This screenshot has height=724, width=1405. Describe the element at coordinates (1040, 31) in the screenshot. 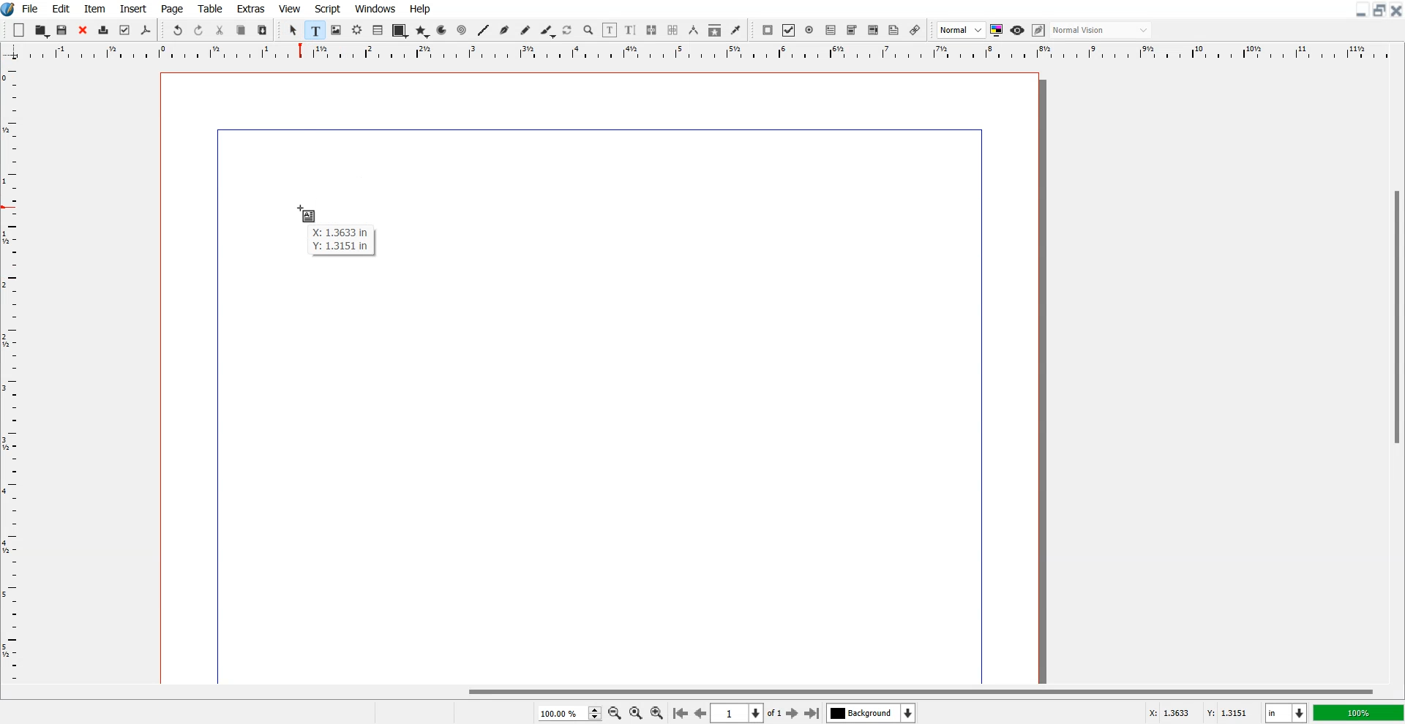

I see `Edit in preview` at that location.